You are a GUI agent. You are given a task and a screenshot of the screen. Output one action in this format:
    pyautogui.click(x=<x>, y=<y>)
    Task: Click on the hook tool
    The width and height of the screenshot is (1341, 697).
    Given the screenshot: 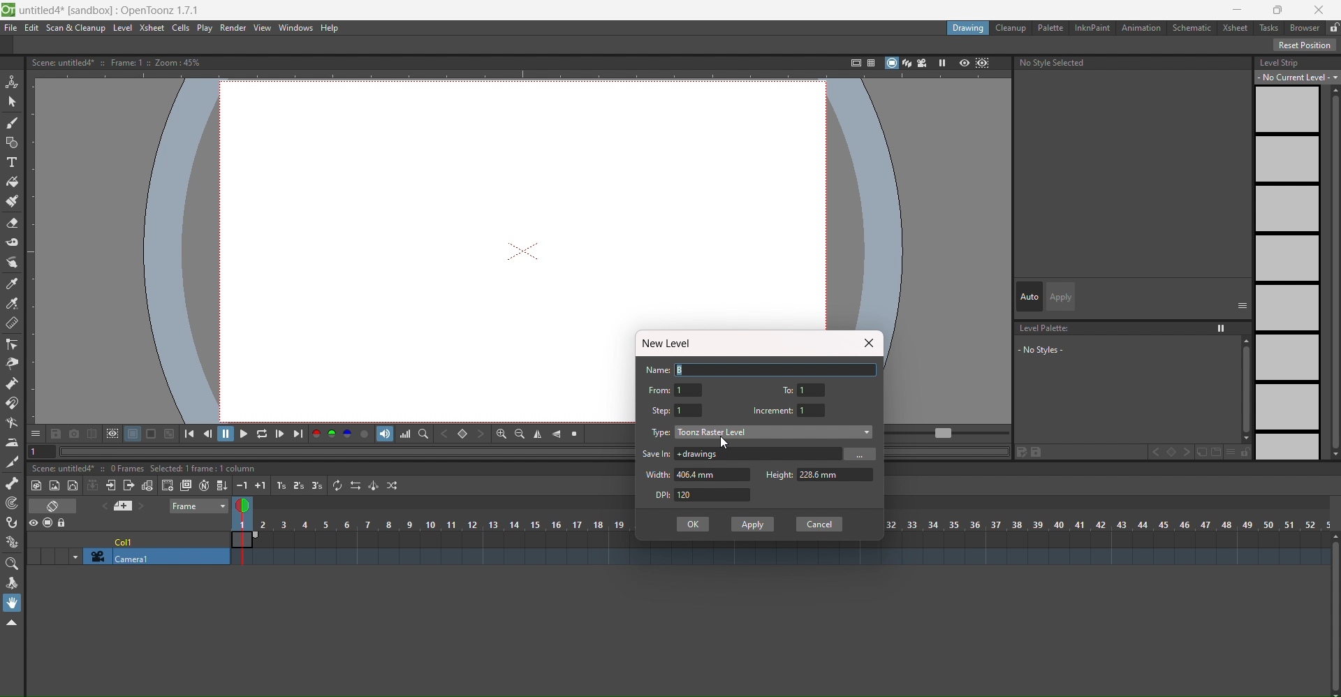 What is the action you would take?
    pyautogui.click(x=13, y=522)
    